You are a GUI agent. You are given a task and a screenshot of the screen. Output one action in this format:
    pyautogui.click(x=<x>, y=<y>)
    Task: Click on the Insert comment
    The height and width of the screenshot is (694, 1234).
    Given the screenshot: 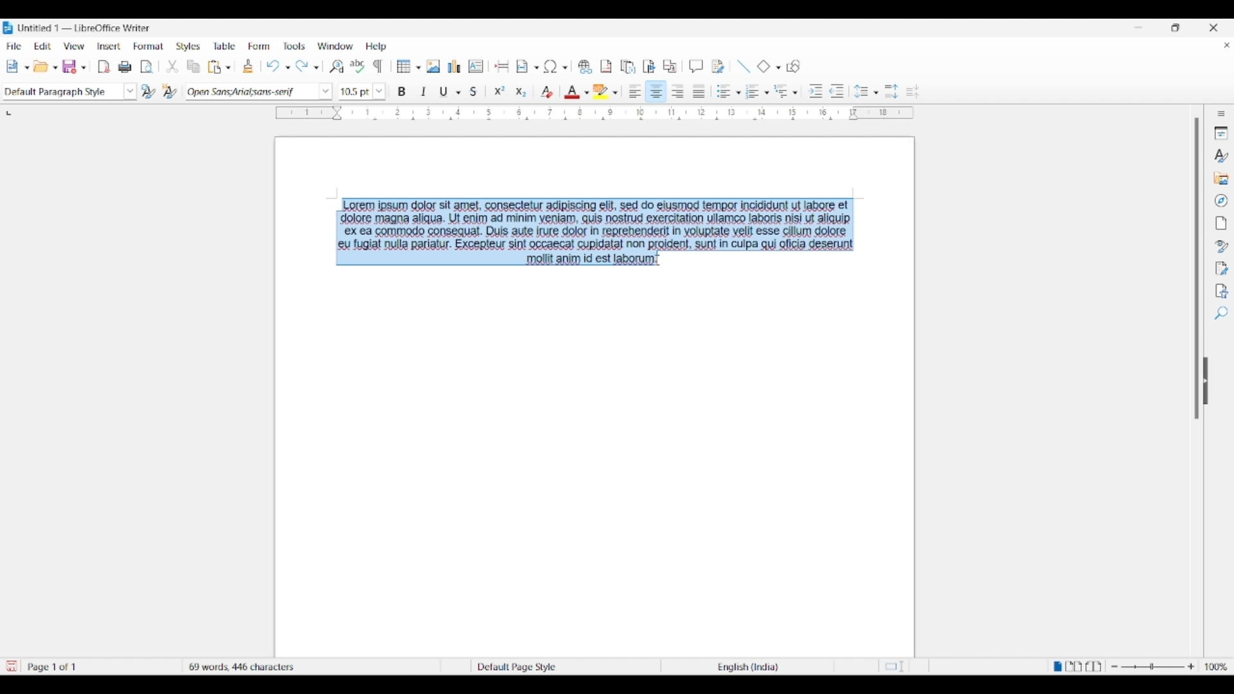 What is the action you would take?
    pyautogui.click(x=696, y=66)
    